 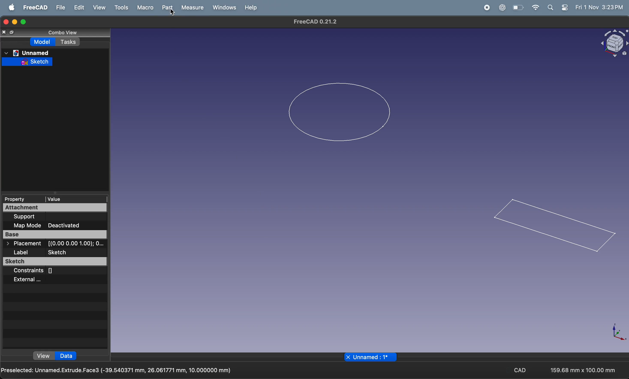 What do you see at coordinates (317, 22) in the screenshot?
I see `FreeCAD 0.21.2` at bounding box center [317, 22].